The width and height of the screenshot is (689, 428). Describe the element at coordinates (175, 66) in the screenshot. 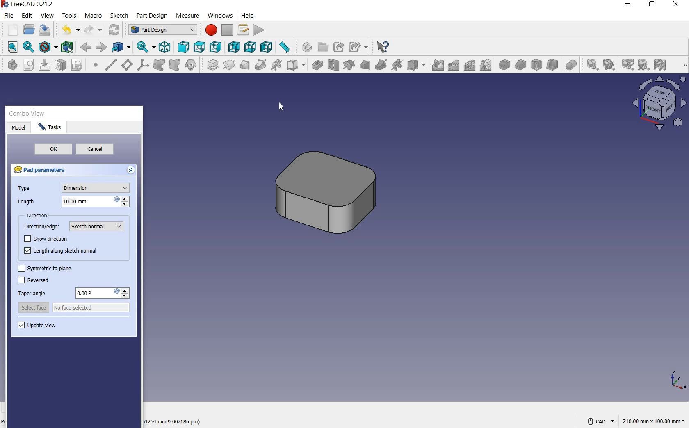

I see `create a sub-object shape binder` at that location.